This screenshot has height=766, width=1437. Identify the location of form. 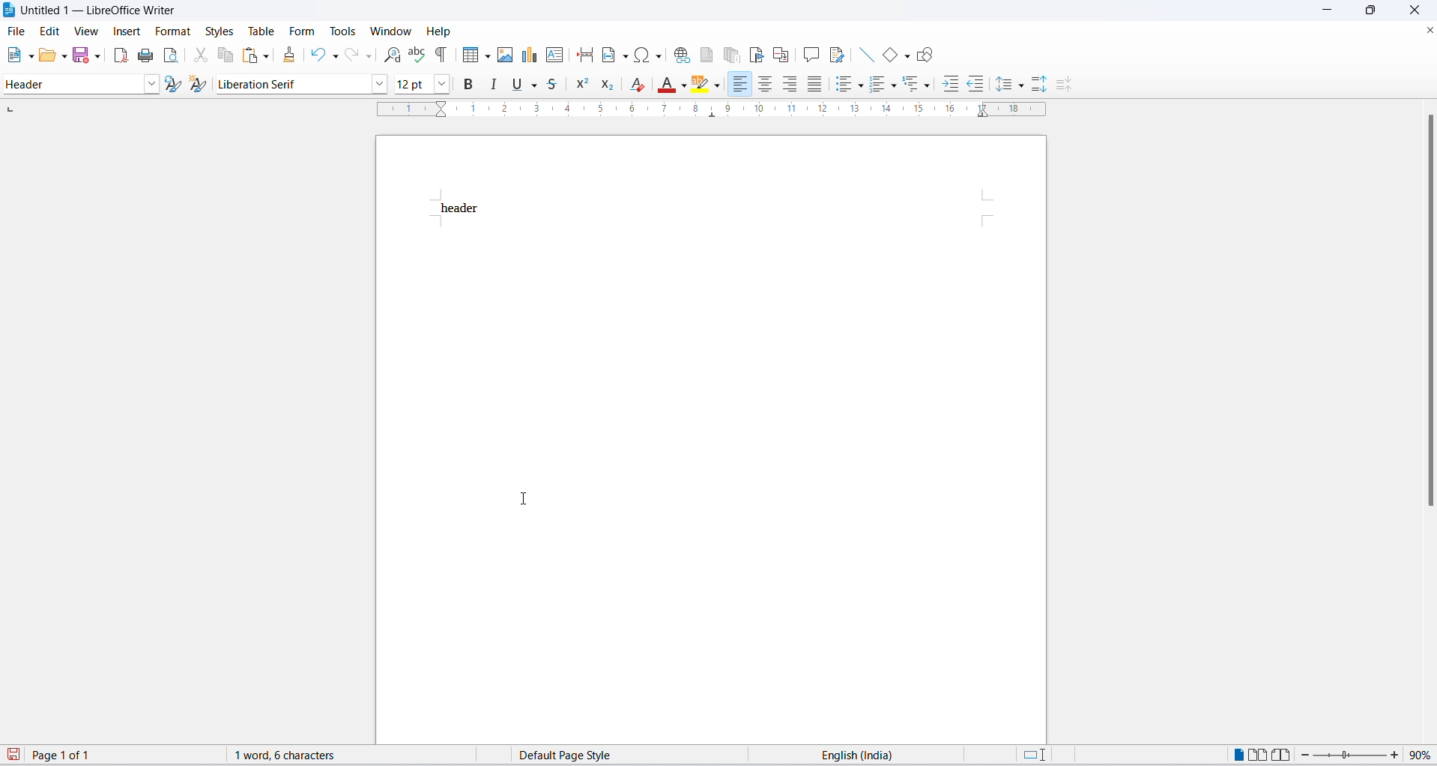
(301, 31).